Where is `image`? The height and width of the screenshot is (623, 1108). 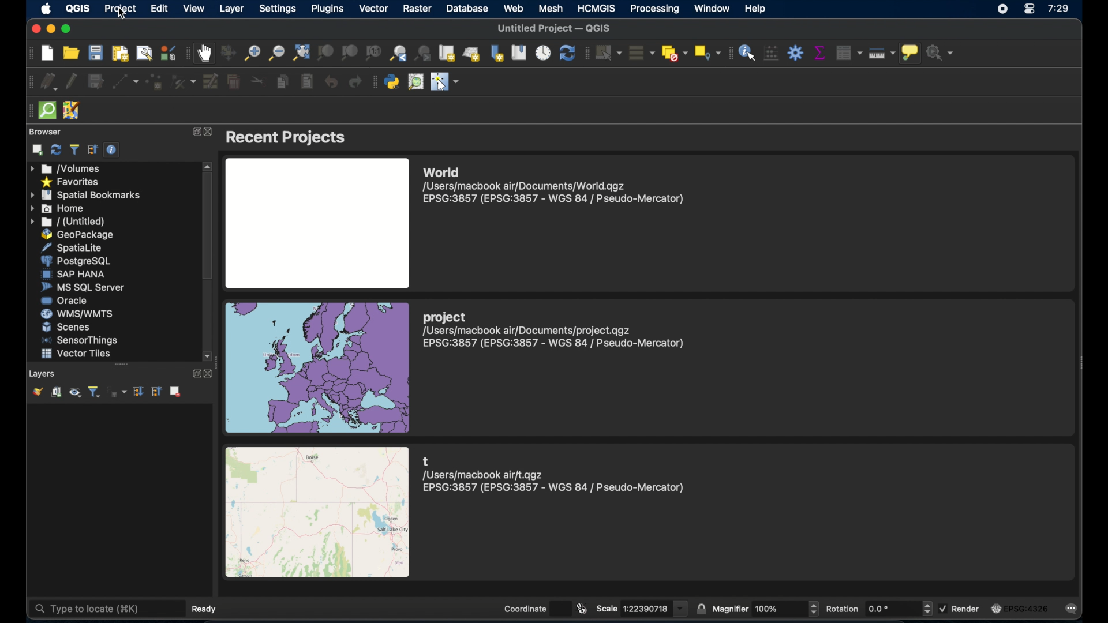
image is located at coordinates (317, 222).